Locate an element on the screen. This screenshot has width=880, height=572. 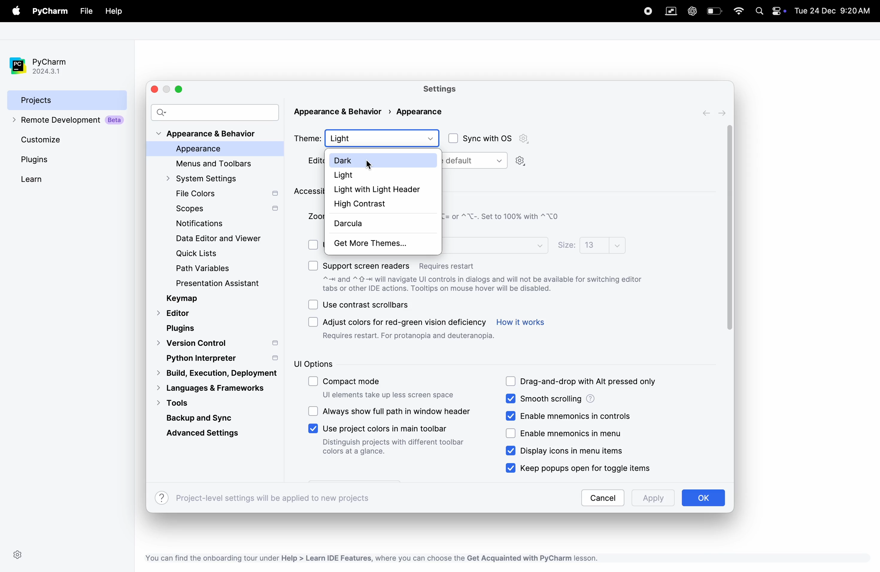
learn is located at coordinates (44, 179).